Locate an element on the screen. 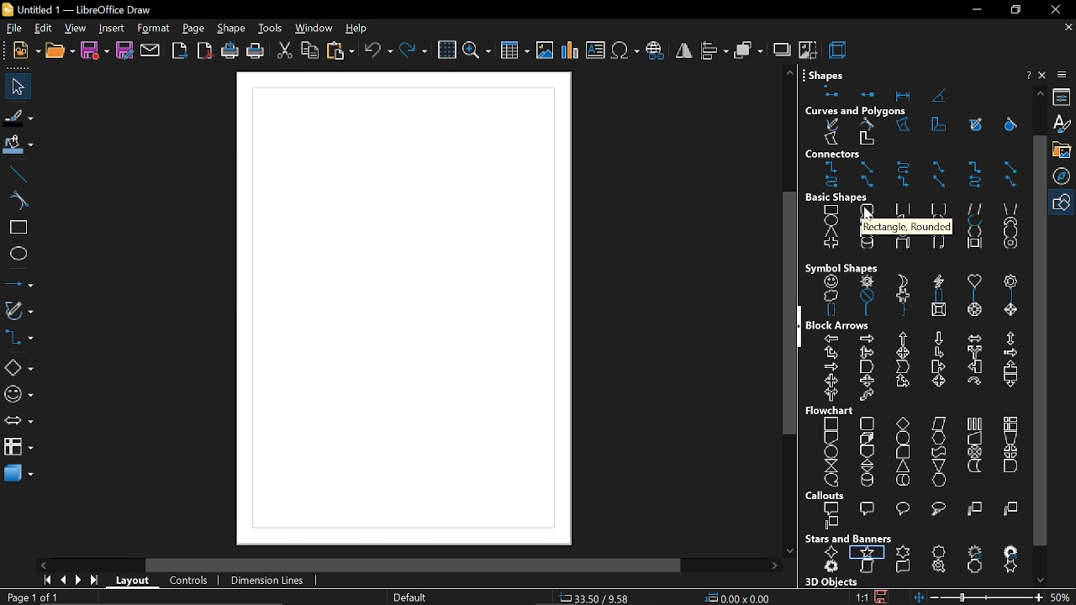  fill line is located at coordinates (18, 118).